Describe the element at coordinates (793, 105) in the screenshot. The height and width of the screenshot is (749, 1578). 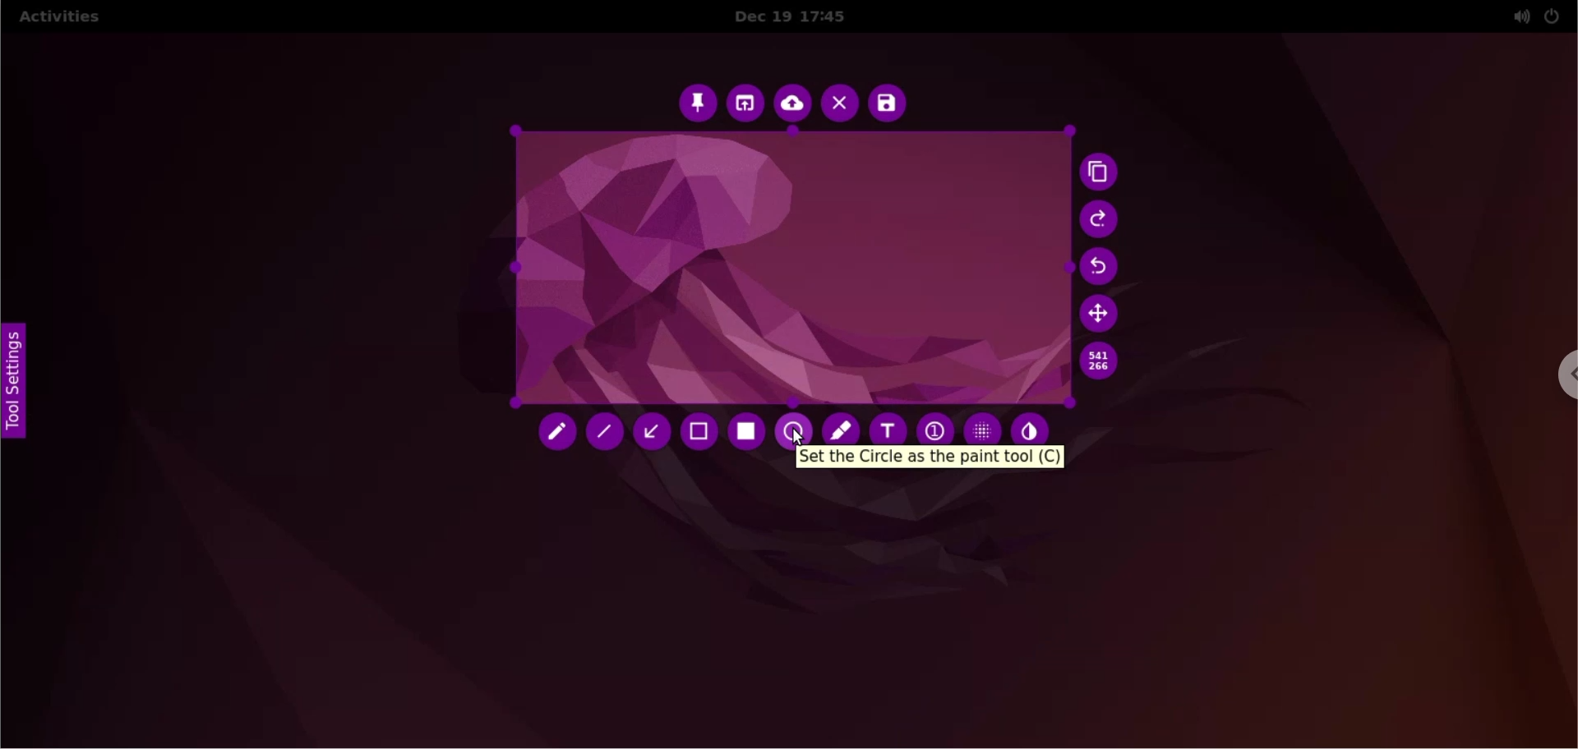
I see `upload ` at that location.